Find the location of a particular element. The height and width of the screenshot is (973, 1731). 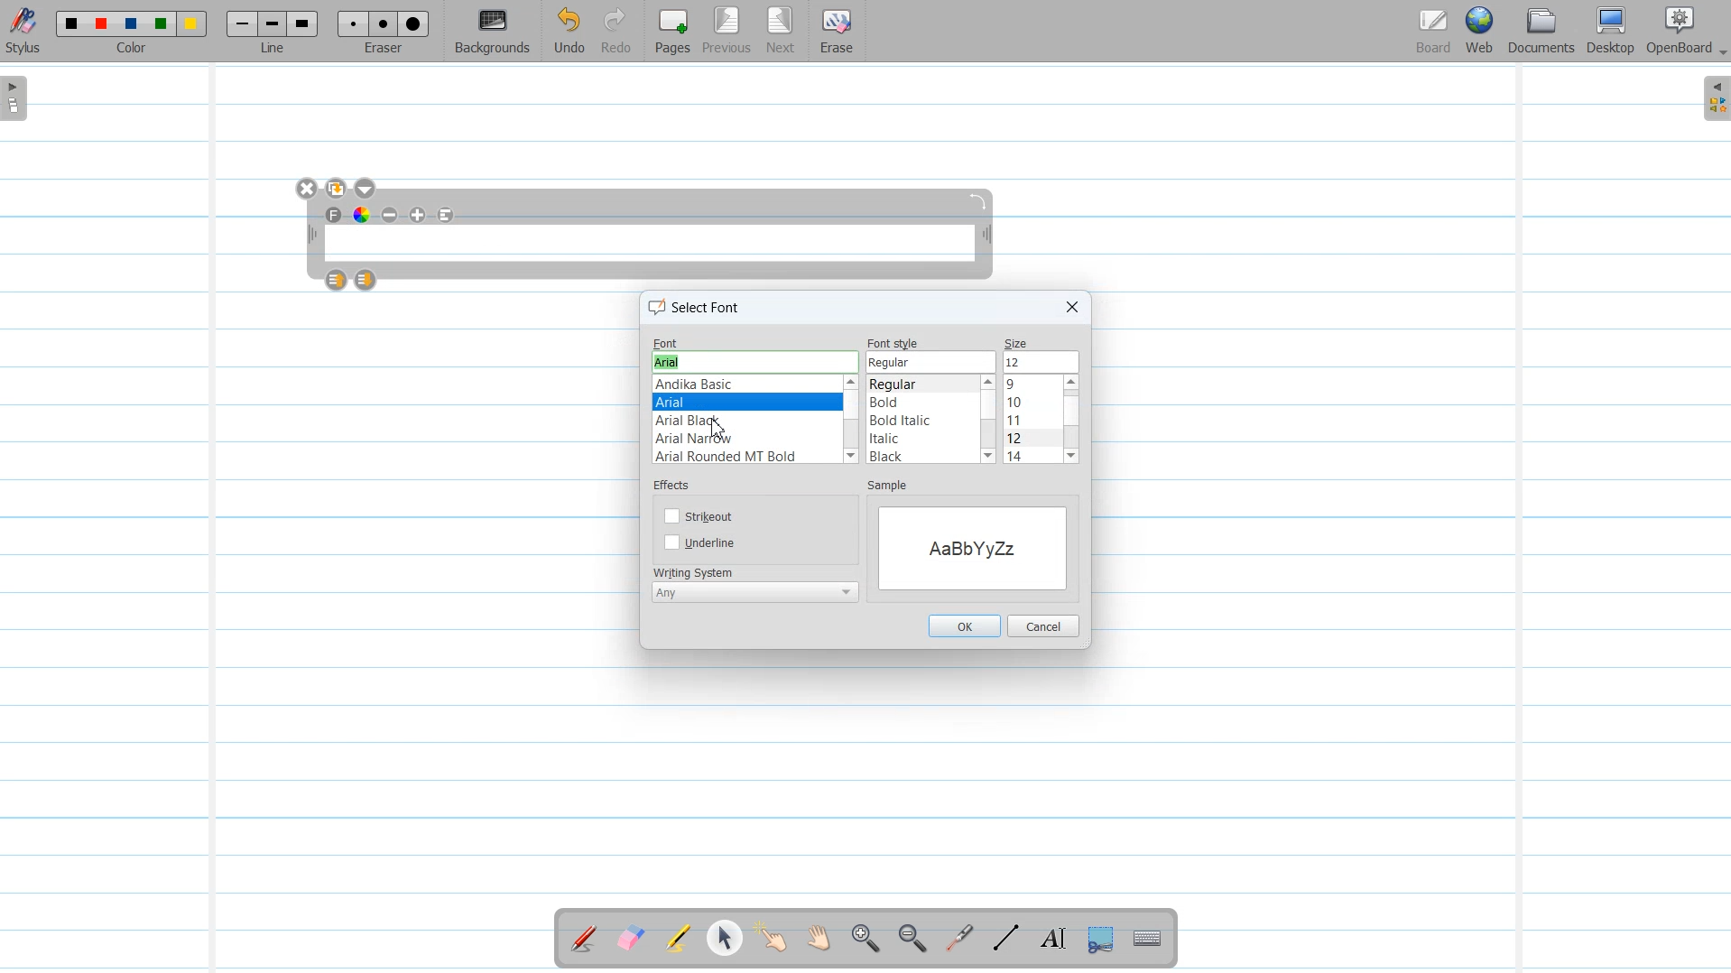

Text Tool is located at coordinates (1050, 939).